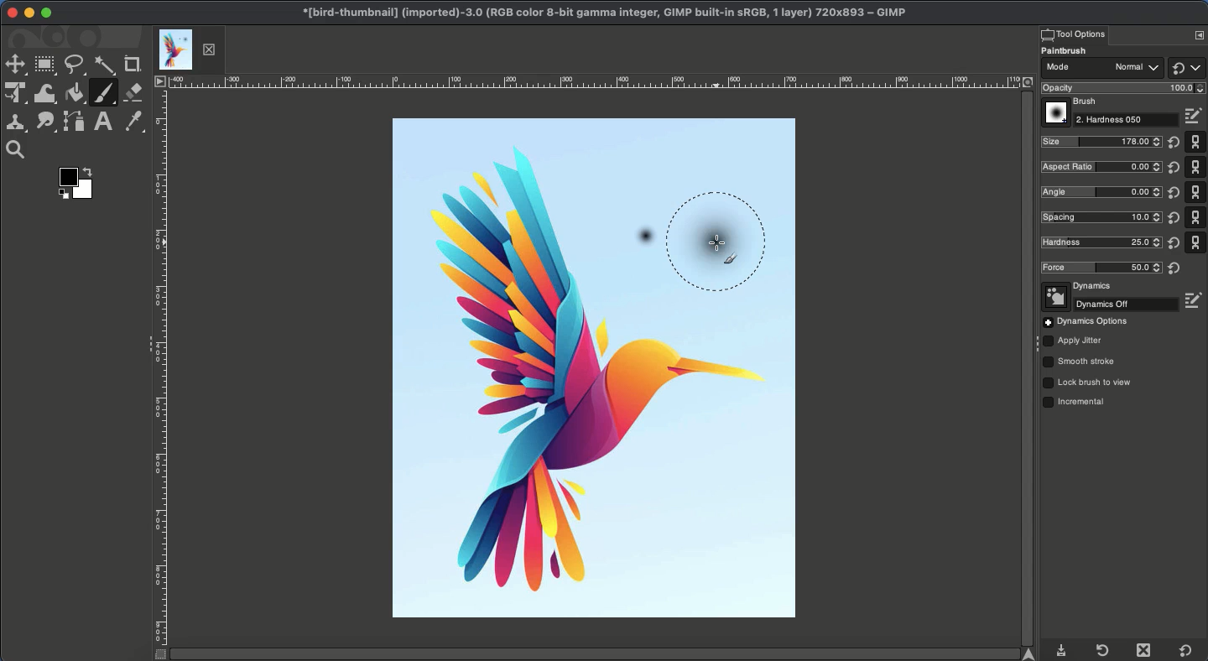 Image resolution: width=1208 pixels, height=661 pixels. Describe the element at coordinates (1101, 243) in the screenshot. I see `New hardness` at that location.